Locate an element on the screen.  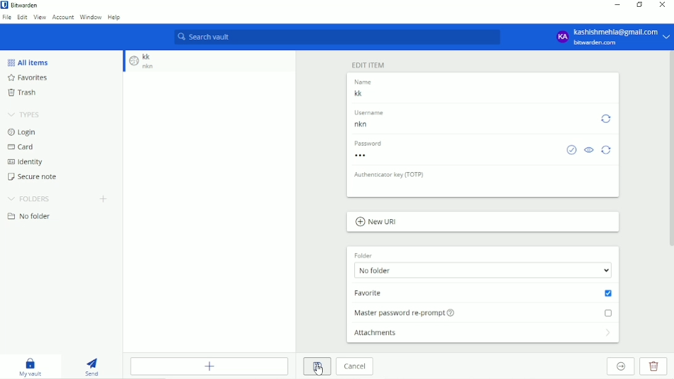
Restore down is located at coordinates (641, 5).